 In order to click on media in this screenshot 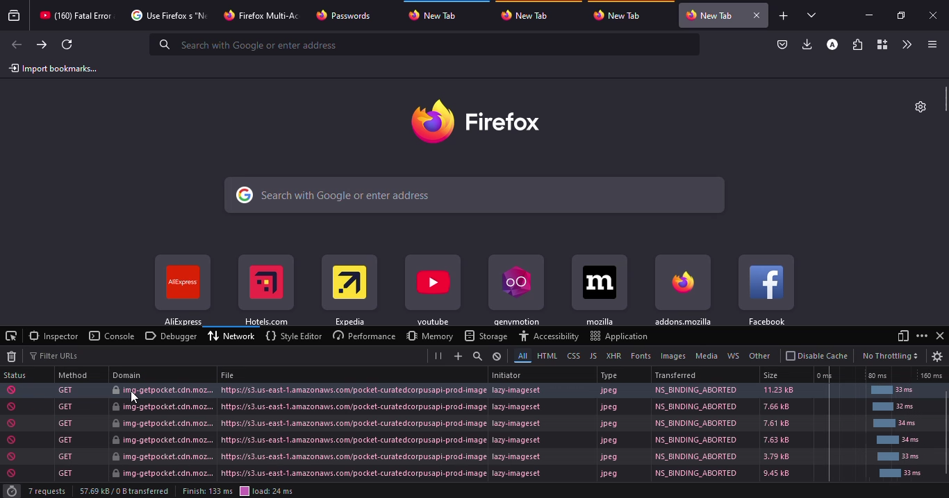, I will do `click(704, 356)`.